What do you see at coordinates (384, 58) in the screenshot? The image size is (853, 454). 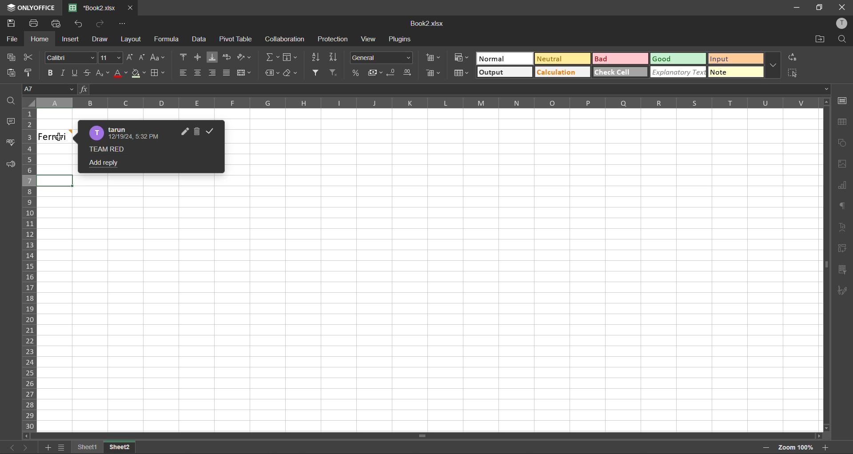 I see `number format` at bounding box center [384, 58].